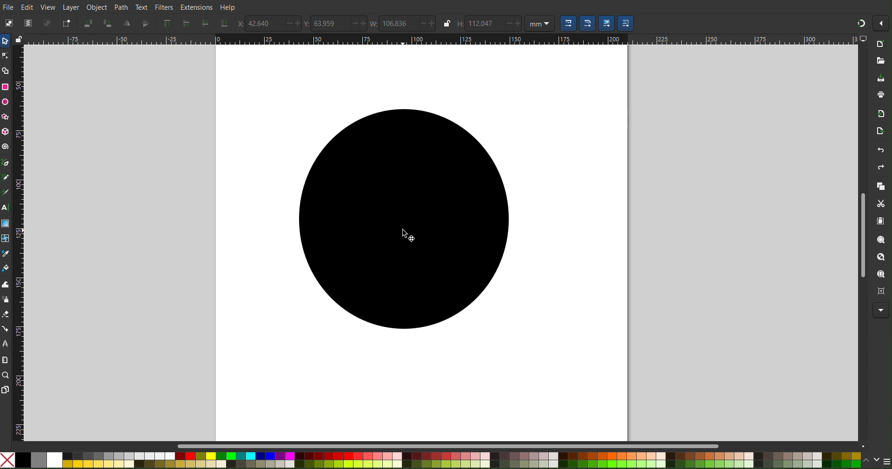 This screenshot has width=892, height=469. Describe the element at coordinates (6, 360) in the screenshot. I see `Measure Tool` at that location.